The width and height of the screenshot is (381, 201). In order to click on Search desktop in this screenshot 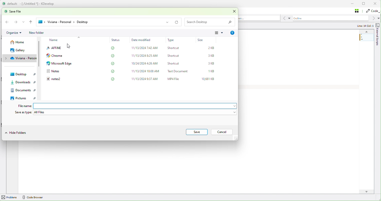, I will do `click(211, 22)`.